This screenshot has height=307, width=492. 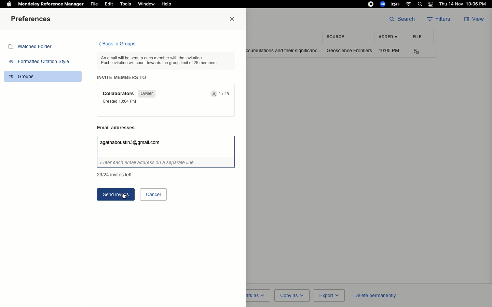 I want to click on members, so click(x=222, y=94).